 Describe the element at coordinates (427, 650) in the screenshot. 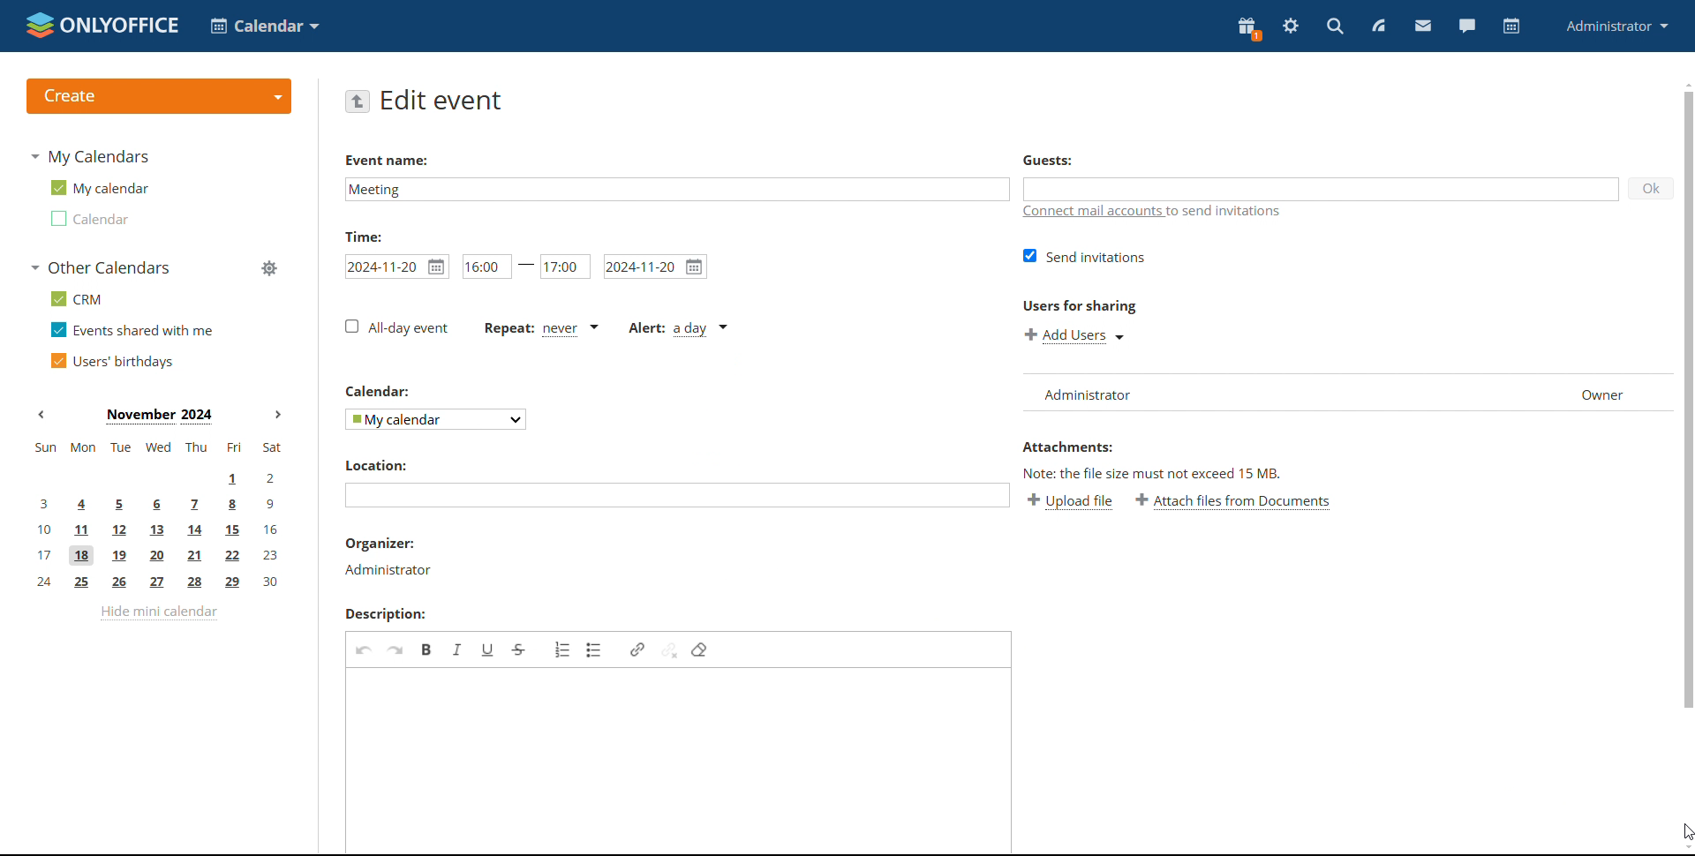

I see `bold` at that location.